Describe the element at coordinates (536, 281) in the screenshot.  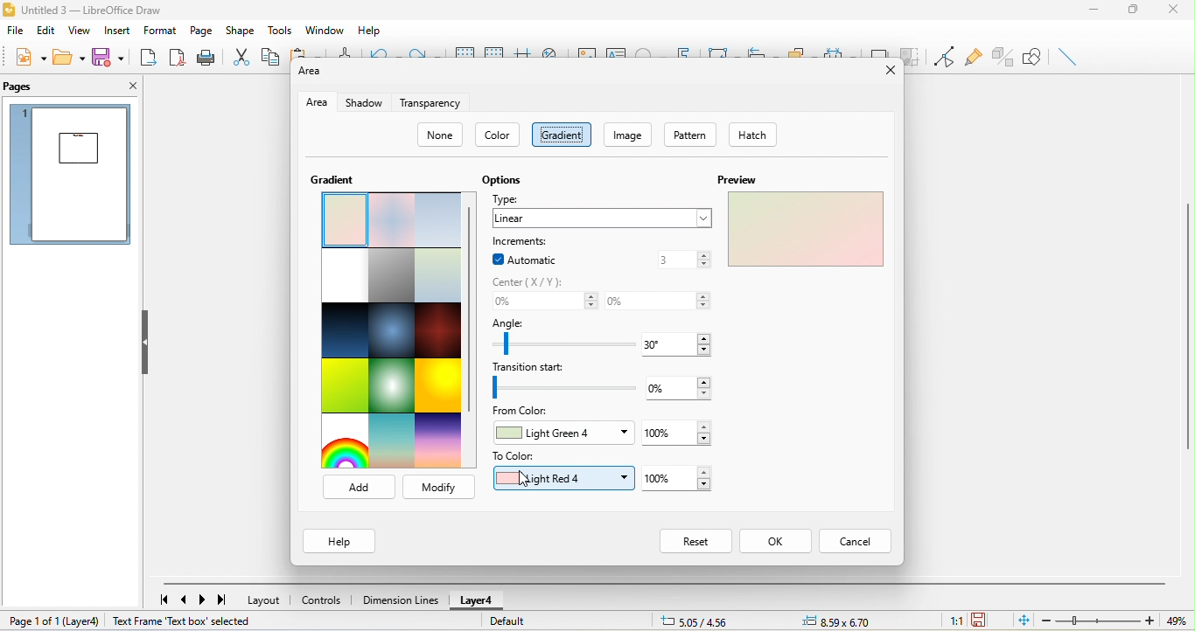
I see `center (x/y)` at that location.